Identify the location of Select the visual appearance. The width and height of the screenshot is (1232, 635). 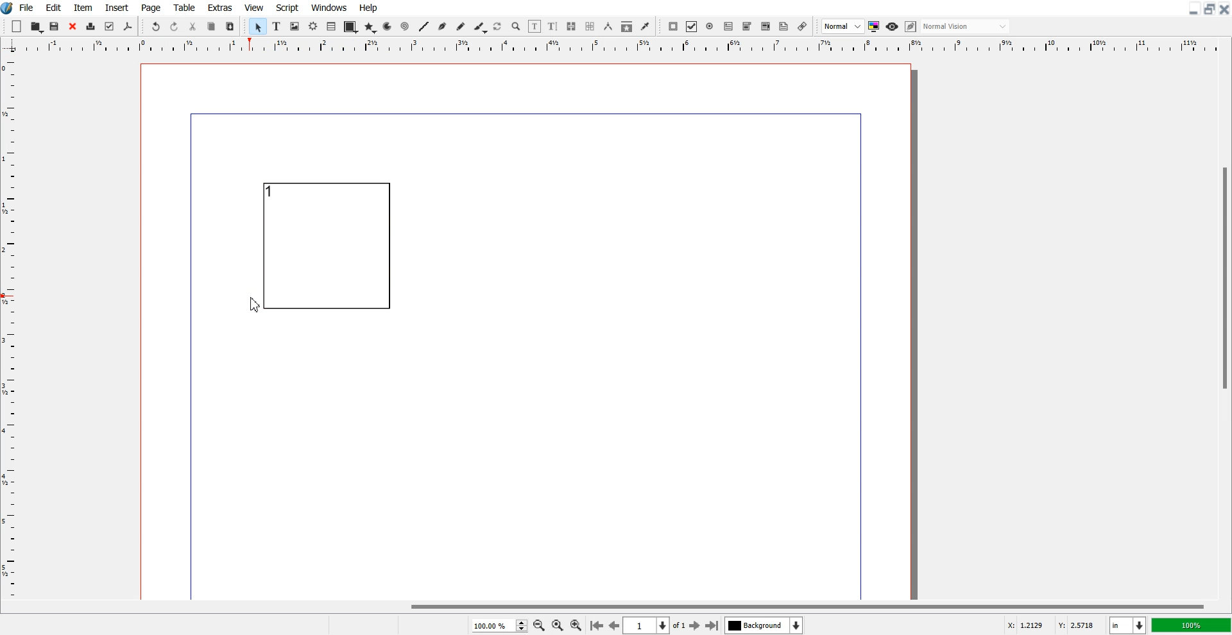
(965, 26).